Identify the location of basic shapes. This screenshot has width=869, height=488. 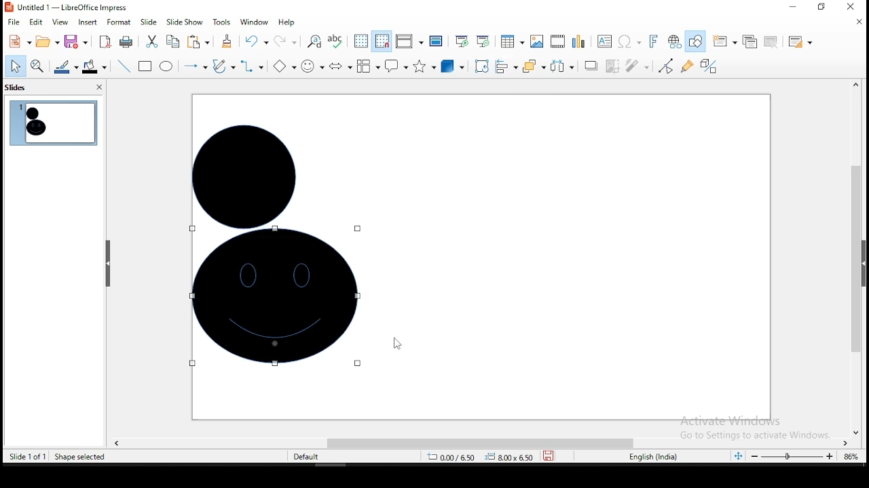
(282, 66).